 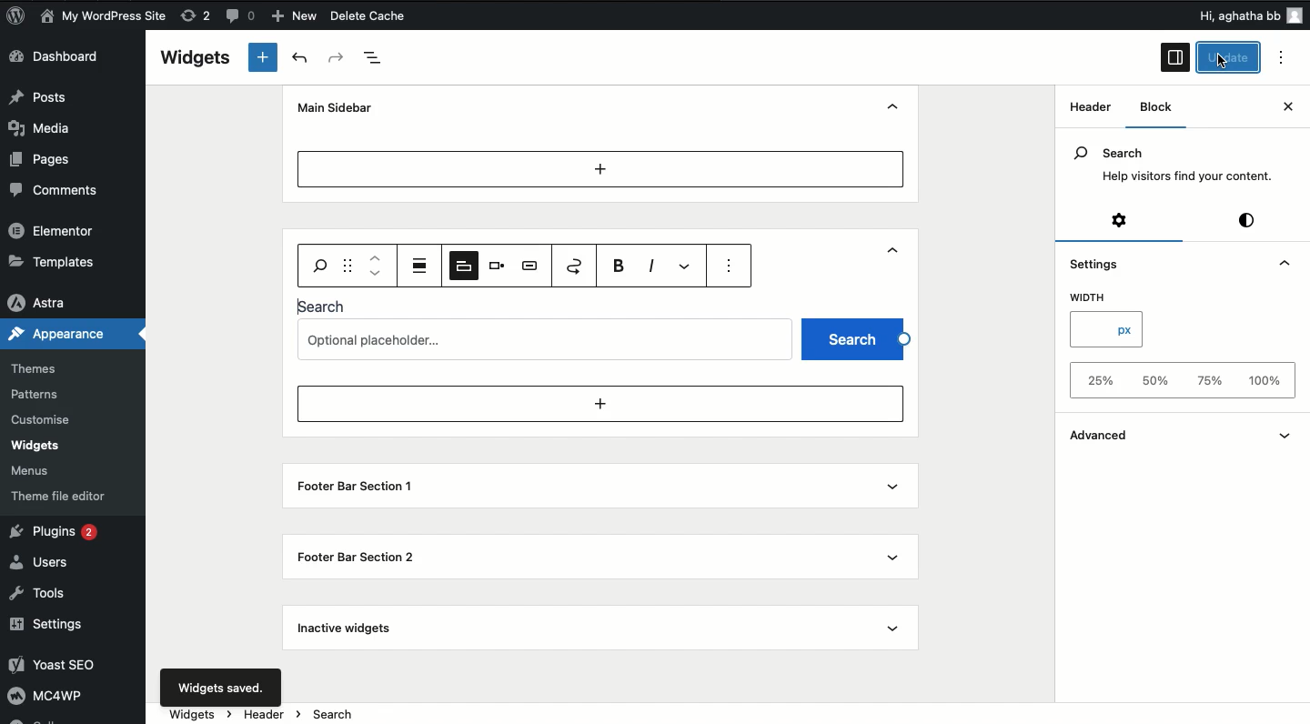 I want to click on Bold, so click(x=621, y=266).